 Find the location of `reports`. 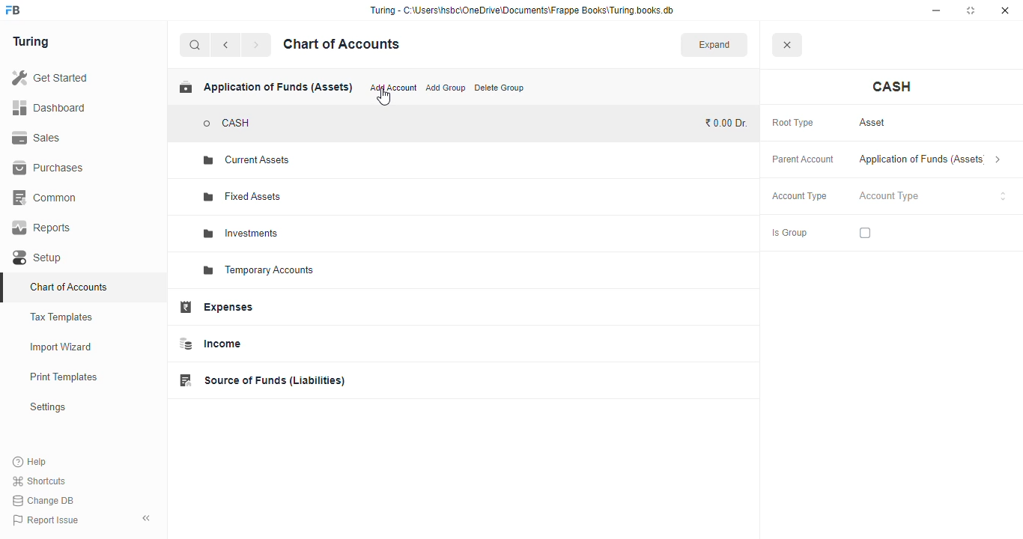

reports is located at coordinates (42, 228).